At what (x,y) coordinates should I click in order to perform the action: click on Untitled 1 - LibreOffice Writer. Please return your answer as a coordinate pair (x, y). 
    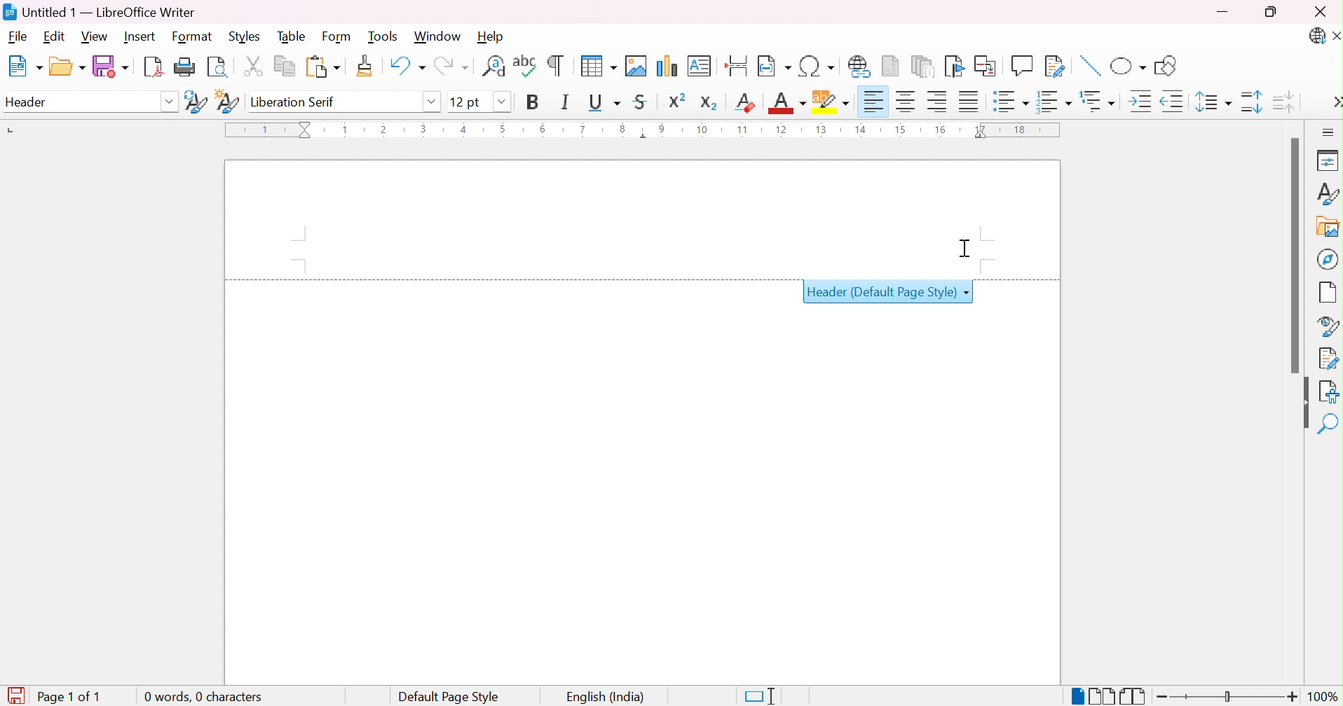
    Looking at the image, I should click on (99, 12).